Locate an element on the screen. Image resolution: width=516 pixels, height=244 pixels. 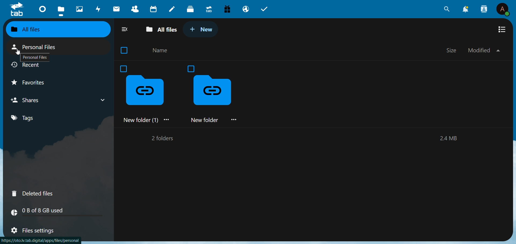
logo is located at coordinates (17, 10).